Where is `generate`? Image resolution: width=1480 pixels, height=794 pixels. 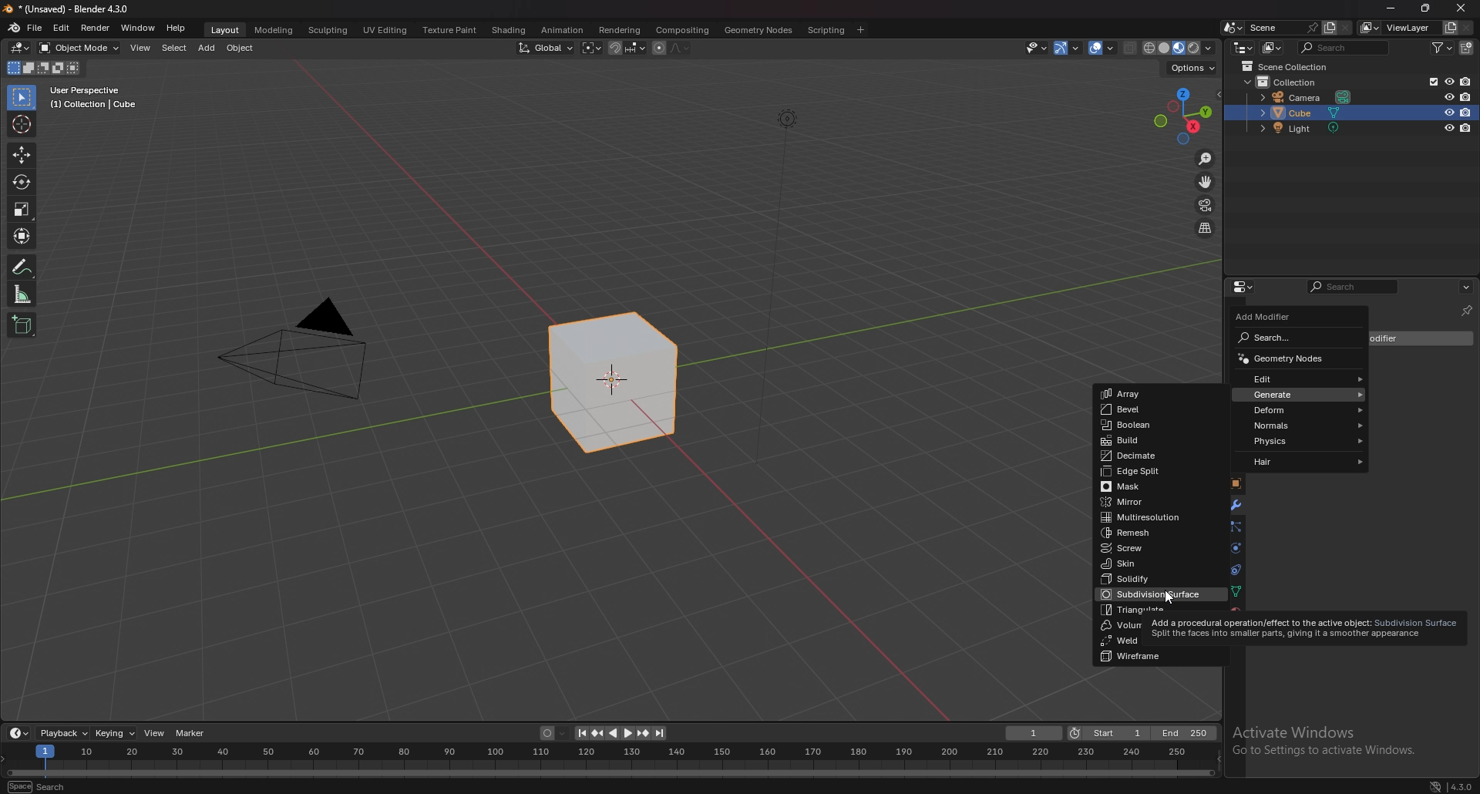
generate is located at coordinates (1302, 394).